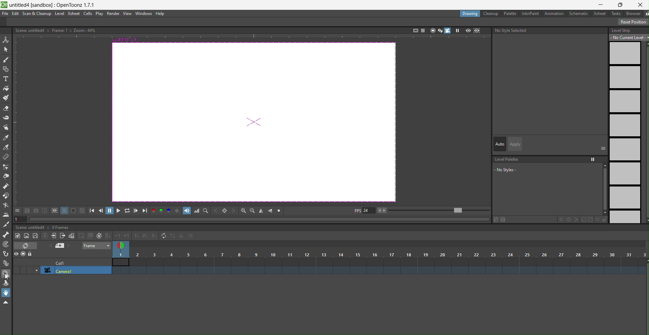 This screenshot has height=335, width=649. What do you see at coordinates (271, 211) in the screenshot?
I see `flip horizontal` at bounding box center [271, 211].